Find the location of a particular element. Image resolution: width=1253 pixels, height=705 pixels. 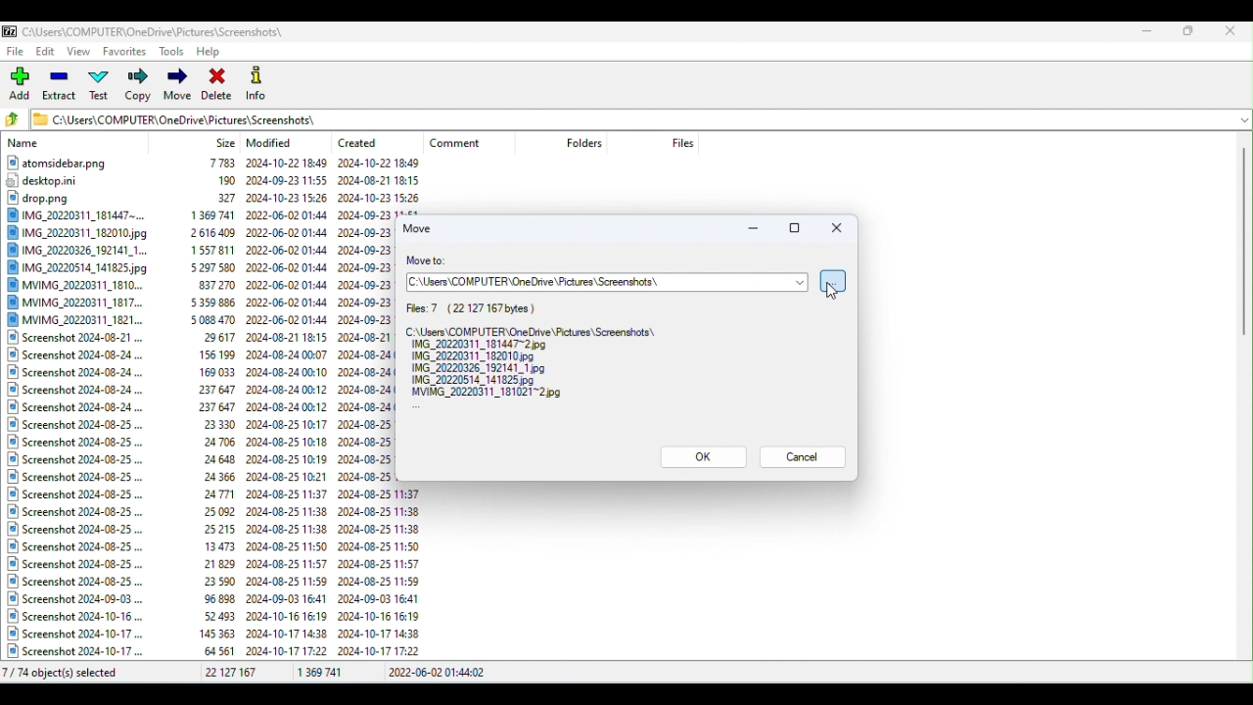

OK is located at coordinates (702, 456).